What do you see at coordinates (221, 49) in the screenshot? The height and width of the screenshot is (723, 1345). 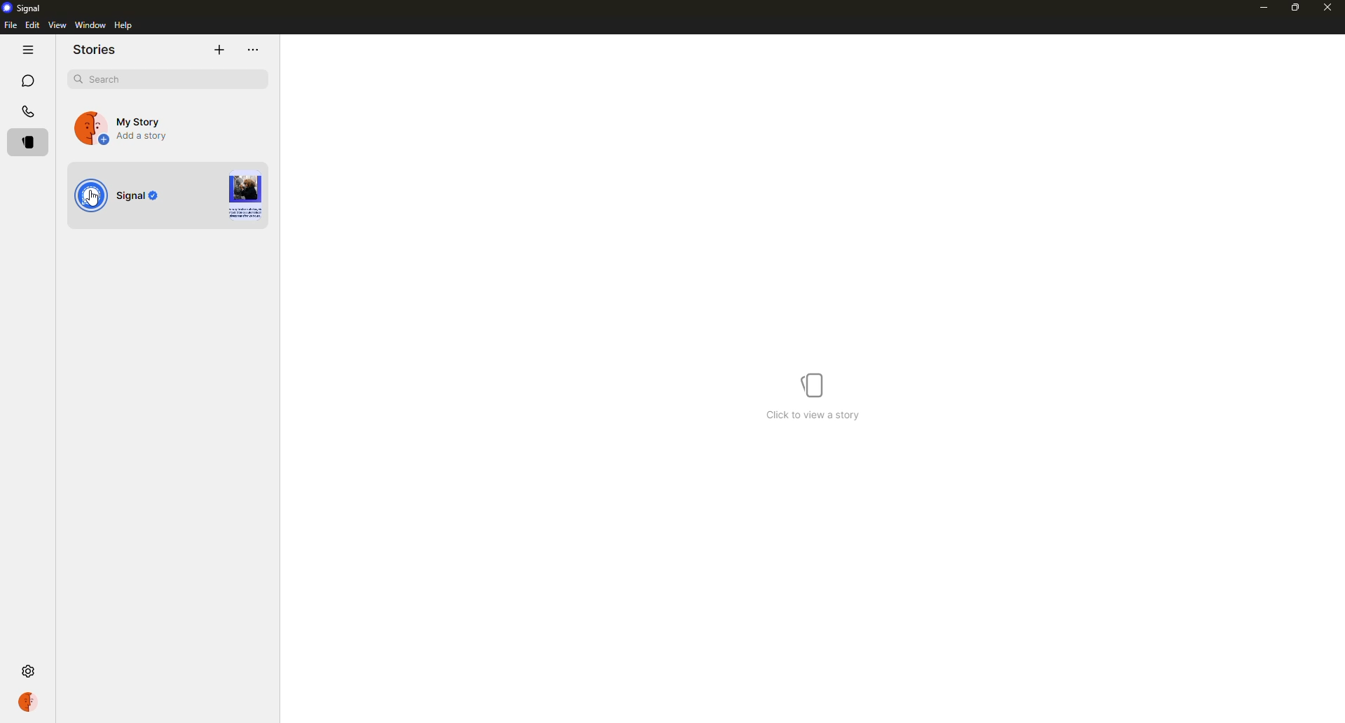 I see `add` at bounding box center [221, 49].